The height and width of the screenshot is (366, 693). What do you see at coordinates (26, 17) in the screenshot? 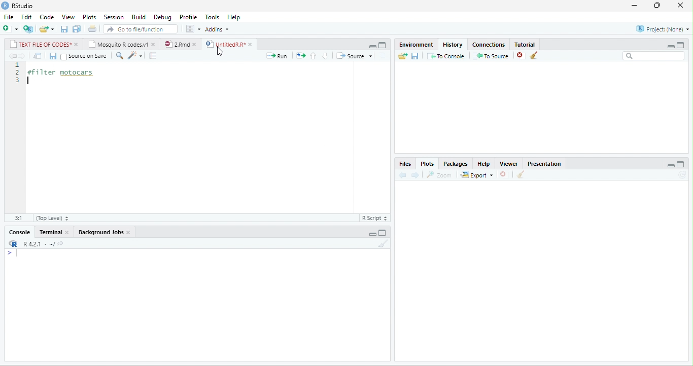
I see `Edit` at bounding box center [26, 17].